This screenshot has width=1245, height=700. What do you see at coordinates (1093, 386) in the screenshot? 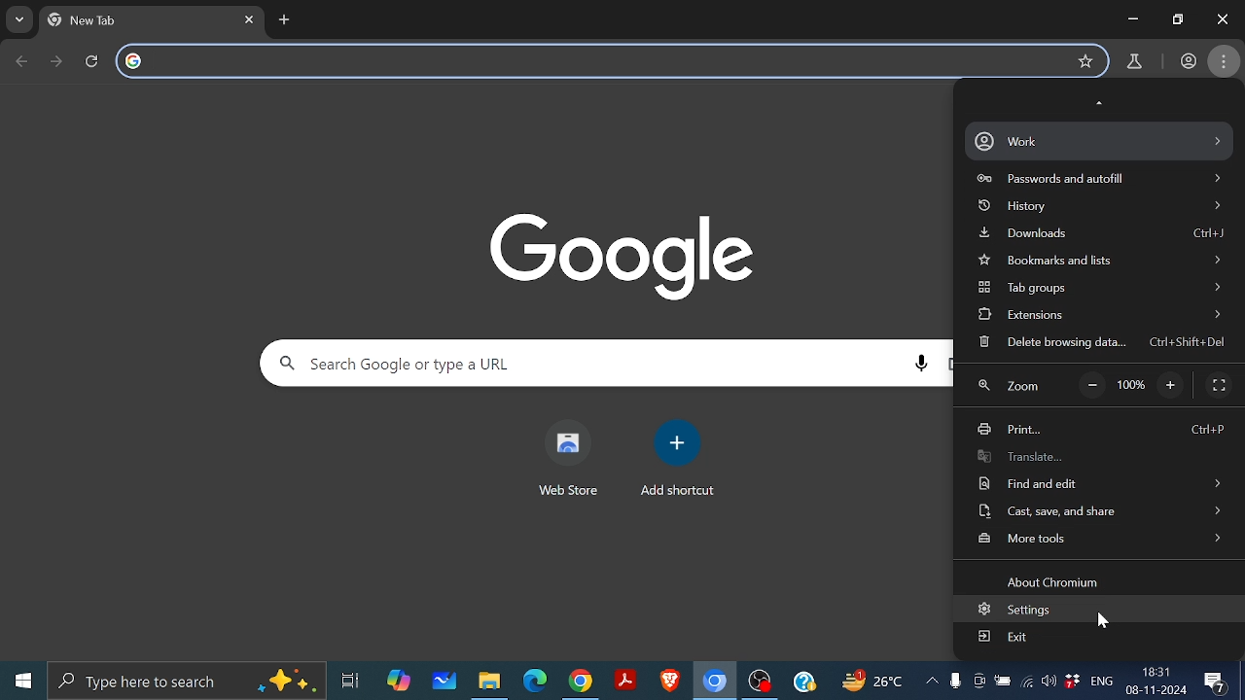
I see `Zoom out` at bounding box center [1093, 386].